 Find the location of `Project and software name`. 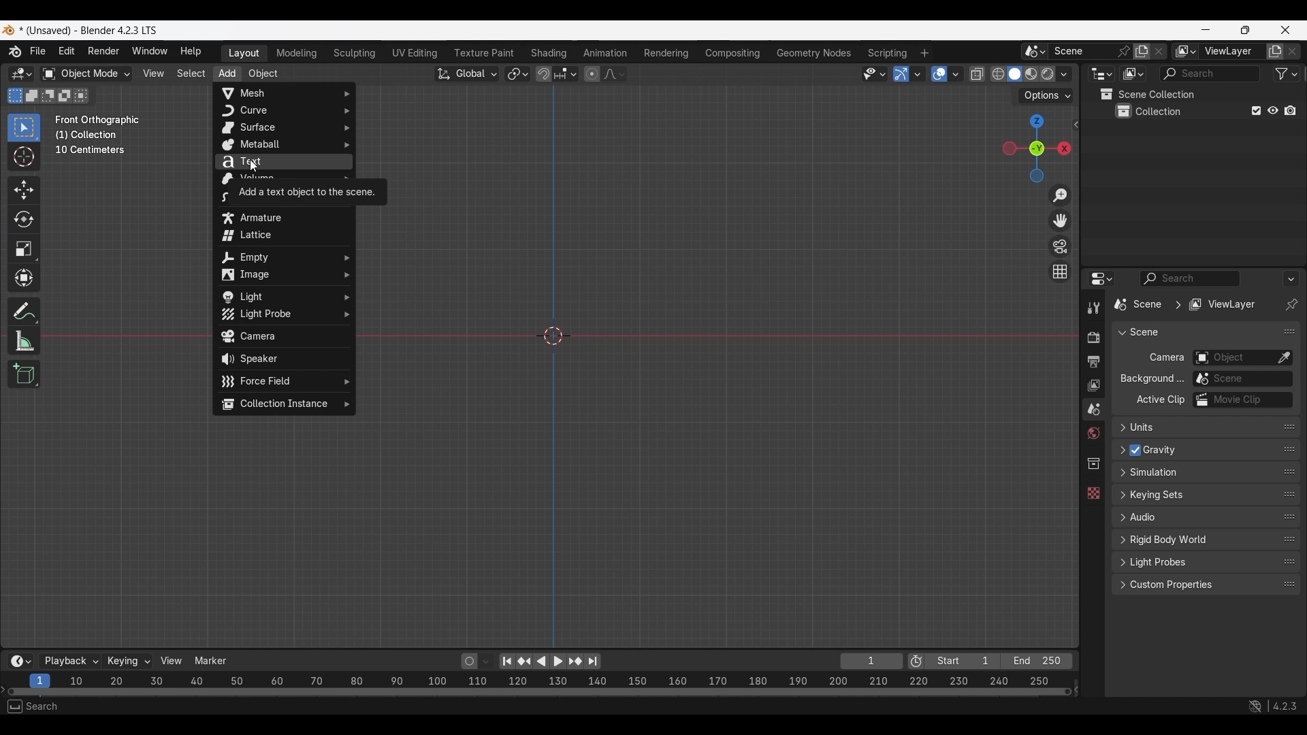

Project and software name is located at coordinates (89, 31).